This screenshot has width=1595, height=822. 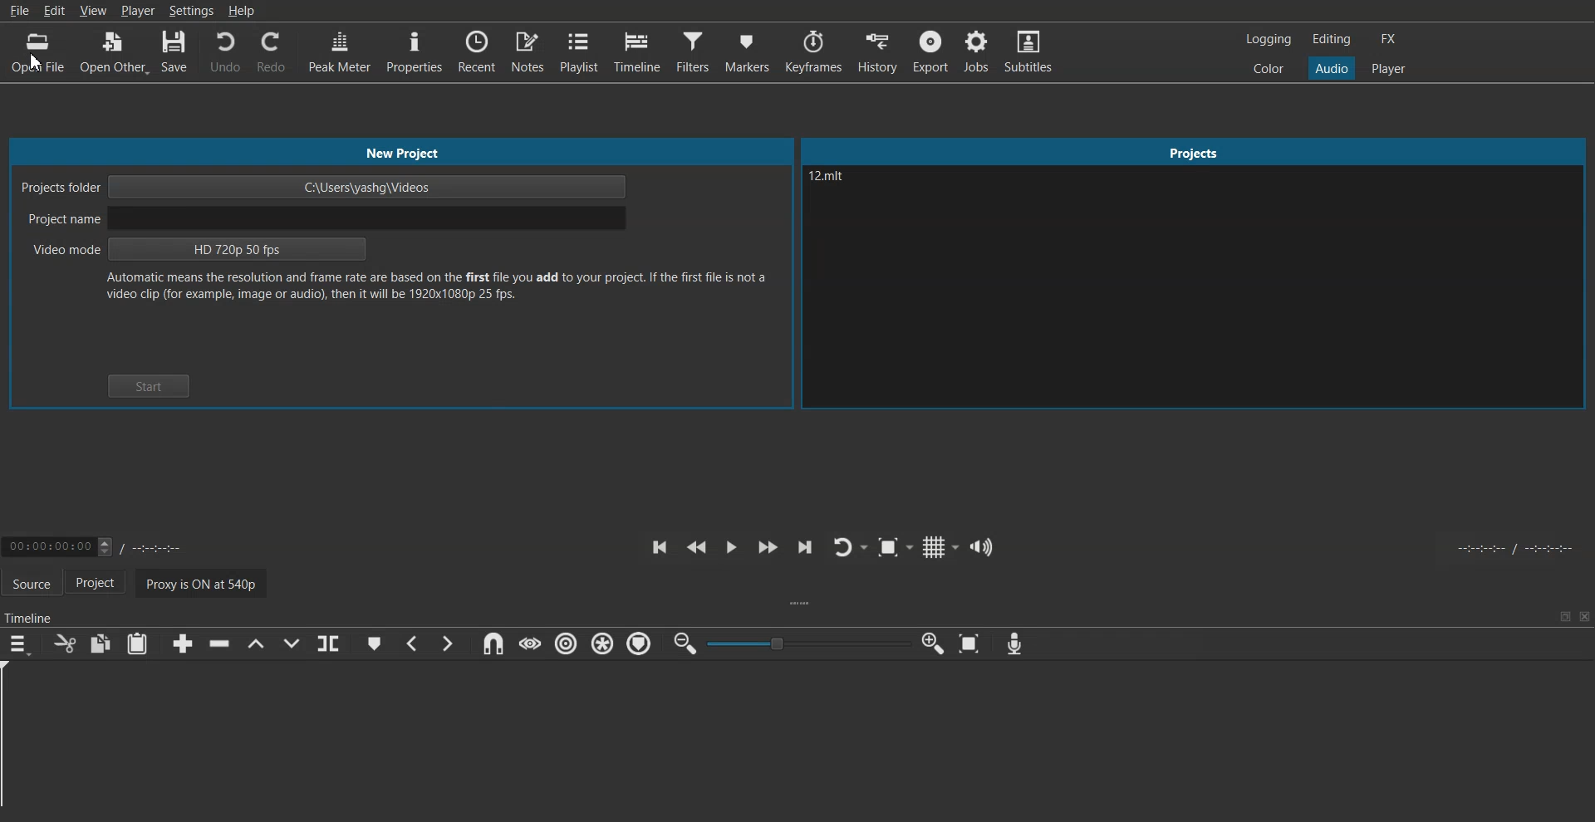 I want to click on Switch to the logging layout, so click(x=1267, y=39).